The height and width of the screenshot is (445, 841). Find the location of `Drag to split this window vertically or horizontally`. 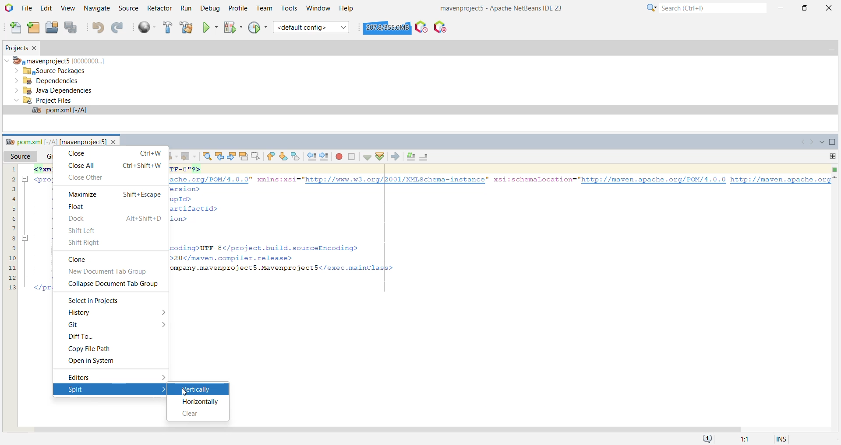

Drag to split this window vertically or horizontally is located at coordinates (832, 156).